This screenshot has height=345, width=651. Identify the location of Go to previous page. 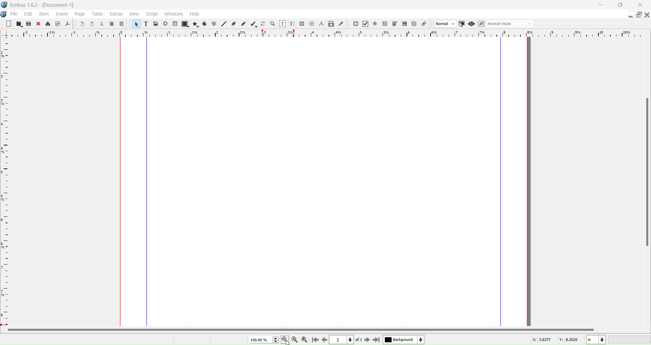
(323, 340).